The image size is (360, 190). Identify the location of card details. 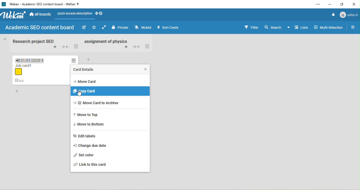
(85, 69).